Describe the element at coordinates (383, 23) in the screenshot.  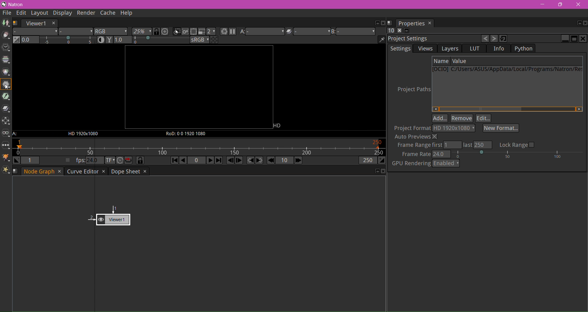
I see `Close pane` at that location.